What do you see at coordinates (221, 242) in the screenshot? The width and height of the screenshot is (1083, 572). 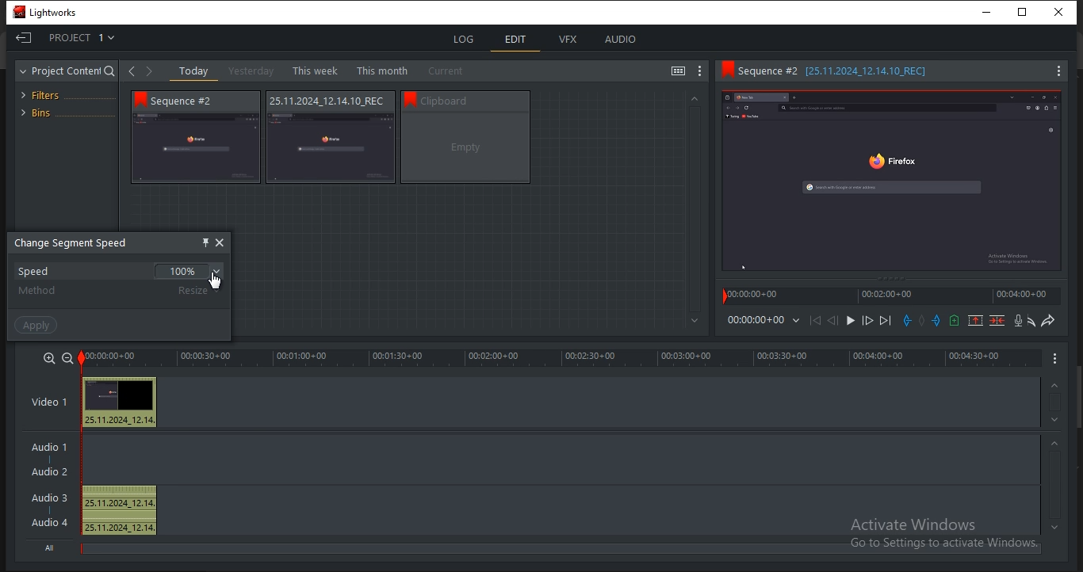 I see `close` at bounding box center [221, 242].